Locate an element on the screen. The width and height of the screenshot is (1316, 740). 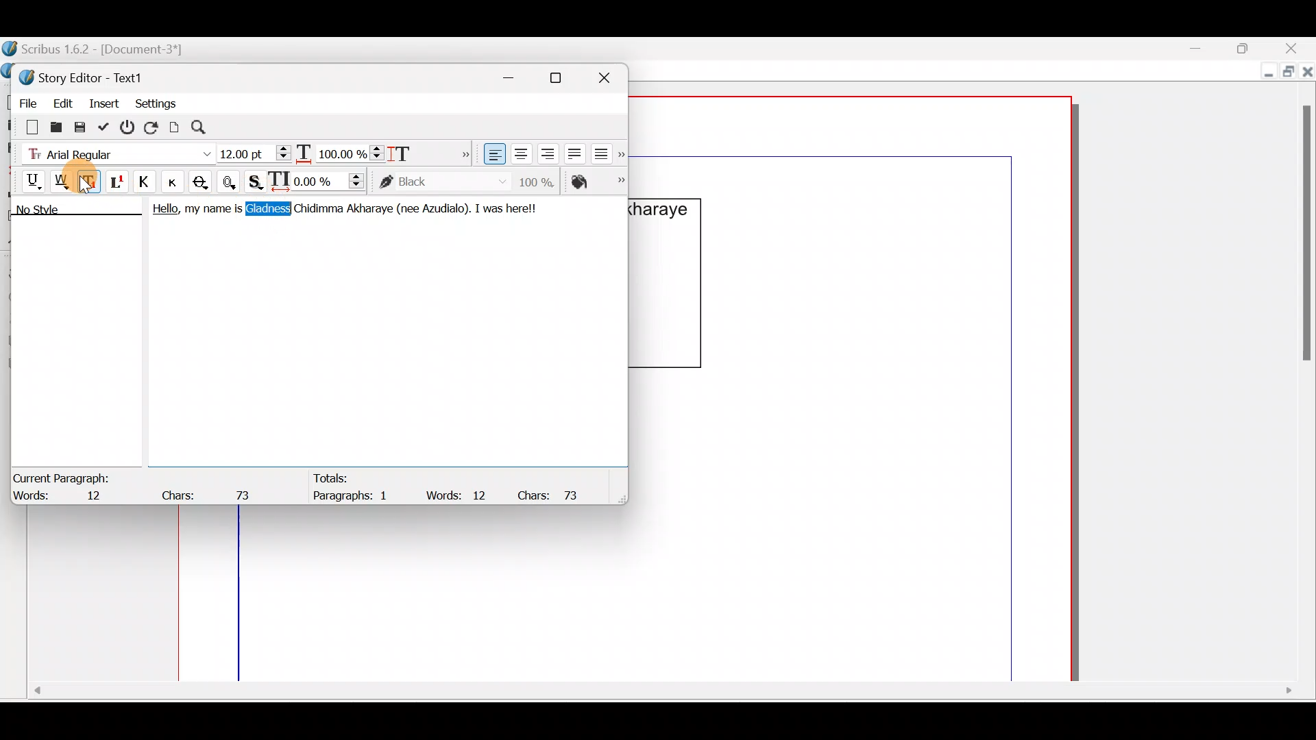
Scaling height of characters is located at coordinates (419, 149).